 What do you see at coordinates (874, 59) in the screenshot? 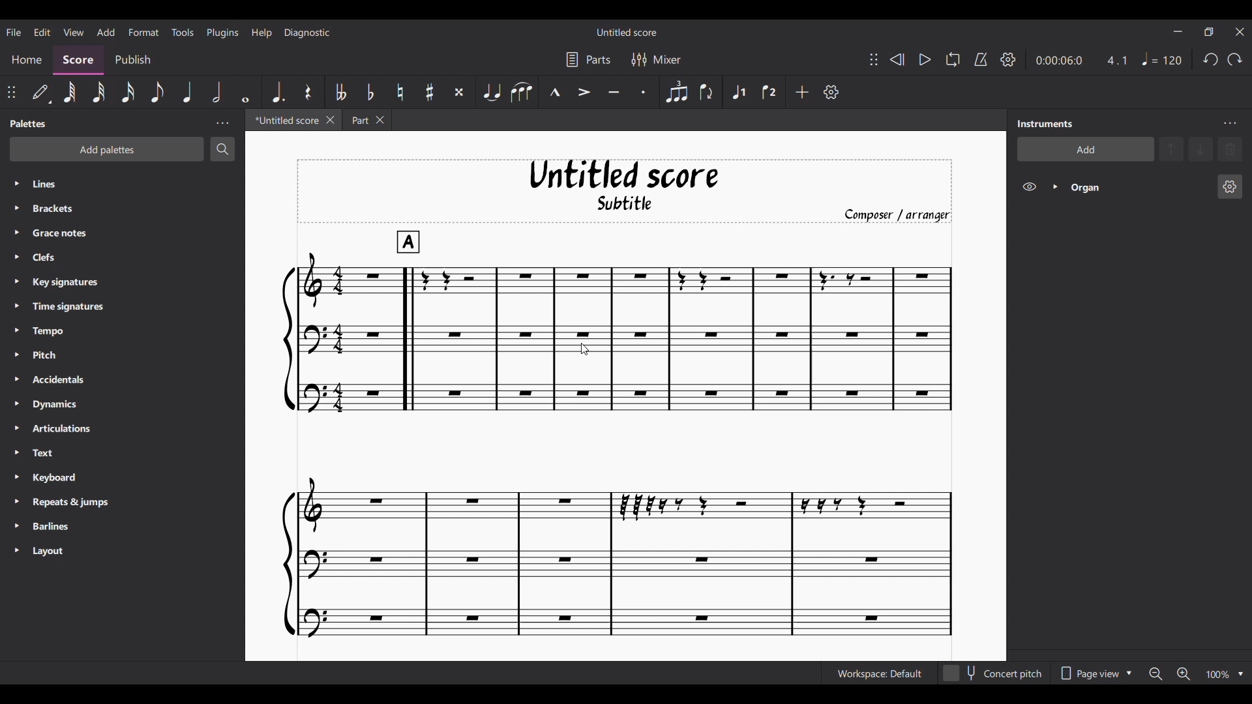
I see `Change position of toolbar attached` at bounding box center [874, 59].